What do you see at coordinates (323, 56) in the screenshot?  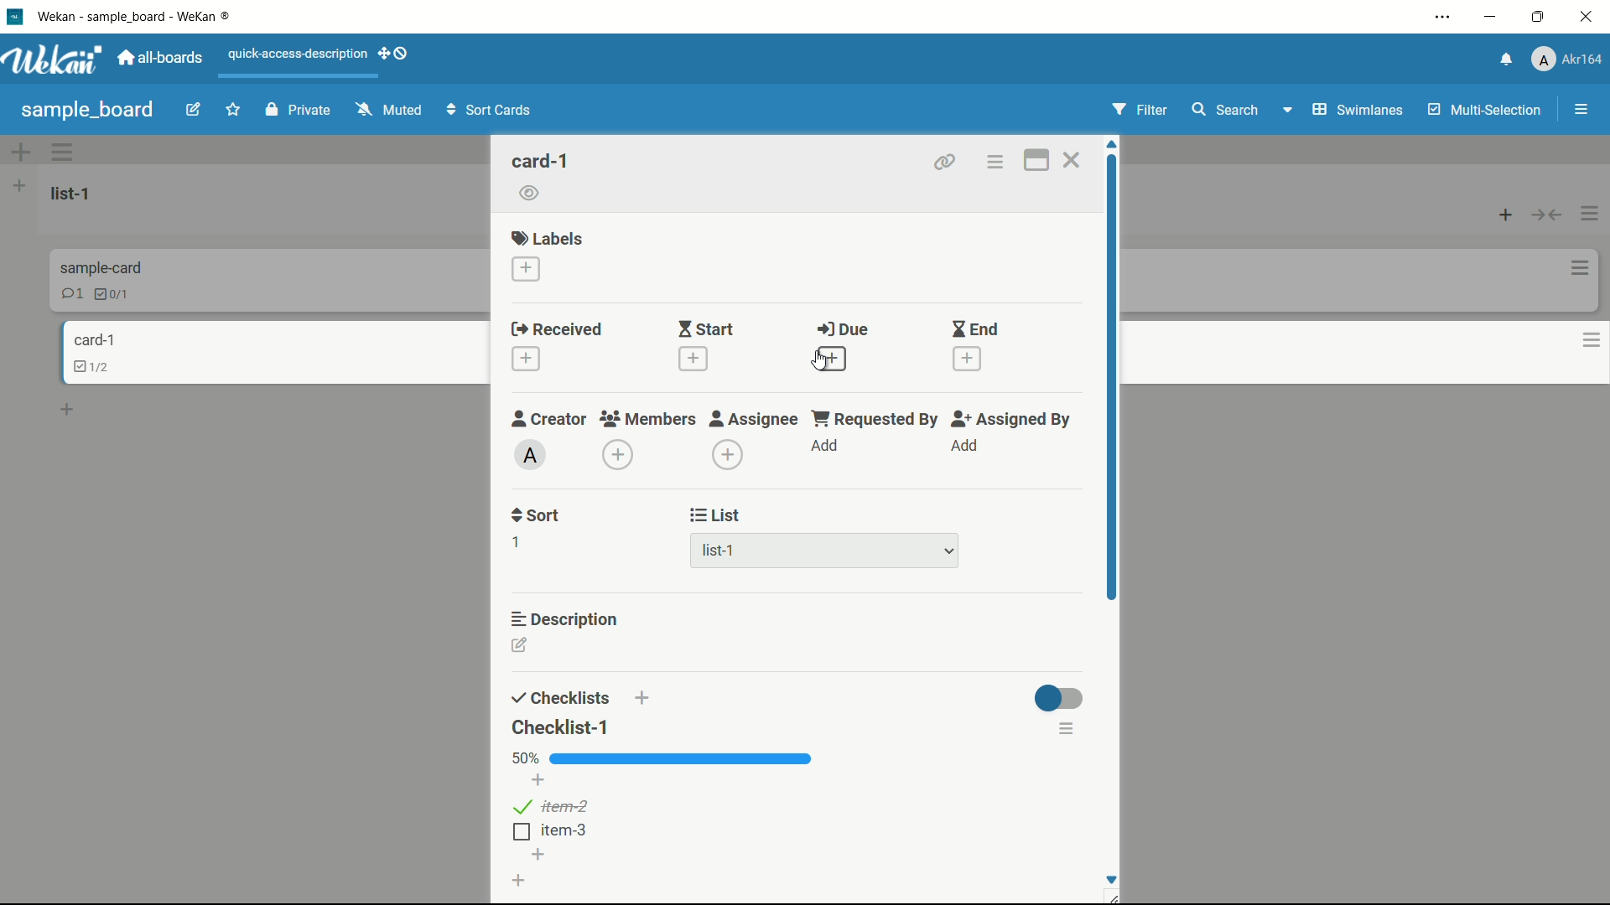 I see `quick access description` at bounding box center [323, 56].